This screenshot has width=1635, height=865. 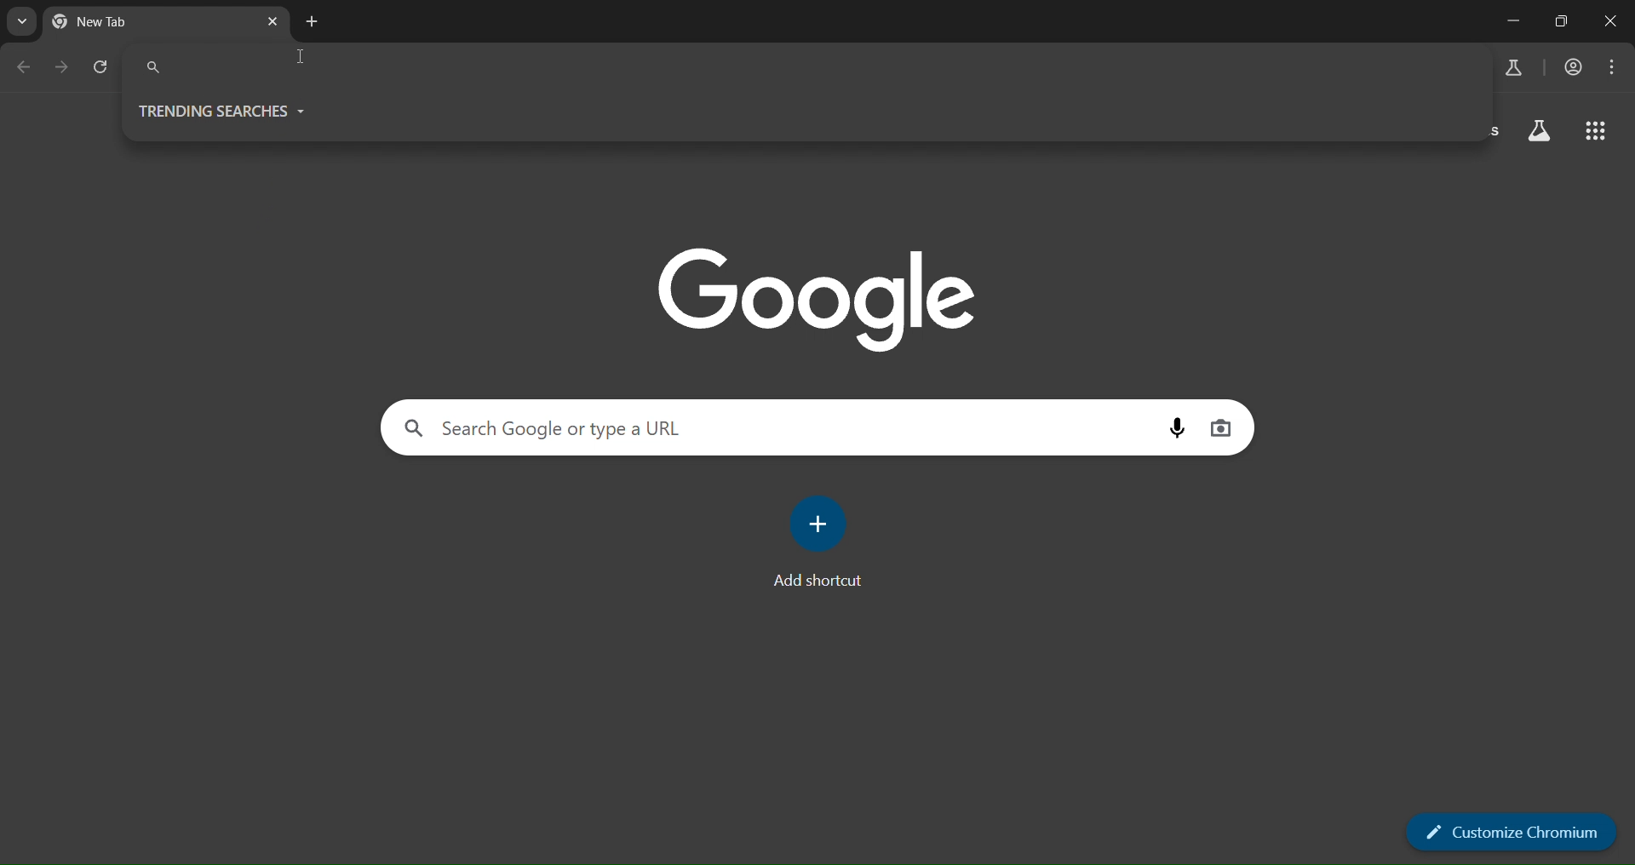 I want to click on image search, so click(x=1220, y=426).